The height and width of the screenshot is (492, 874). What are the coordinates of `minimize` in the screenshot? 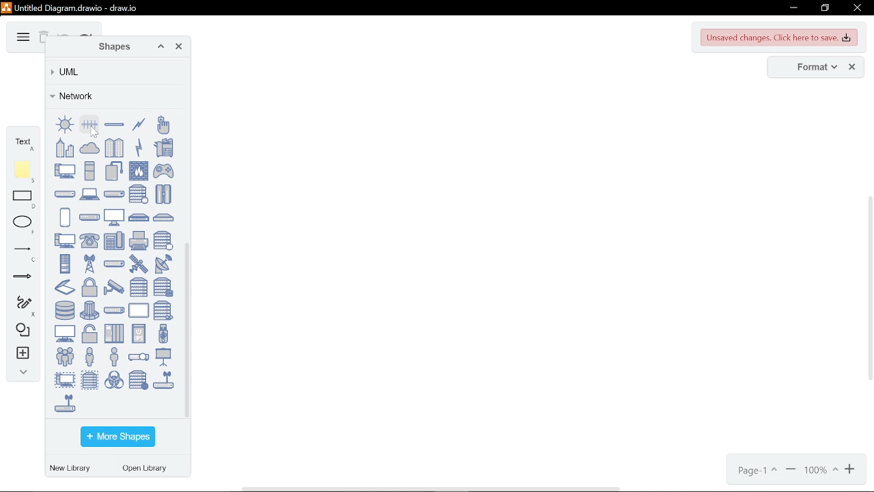 It's located at (792, 8).